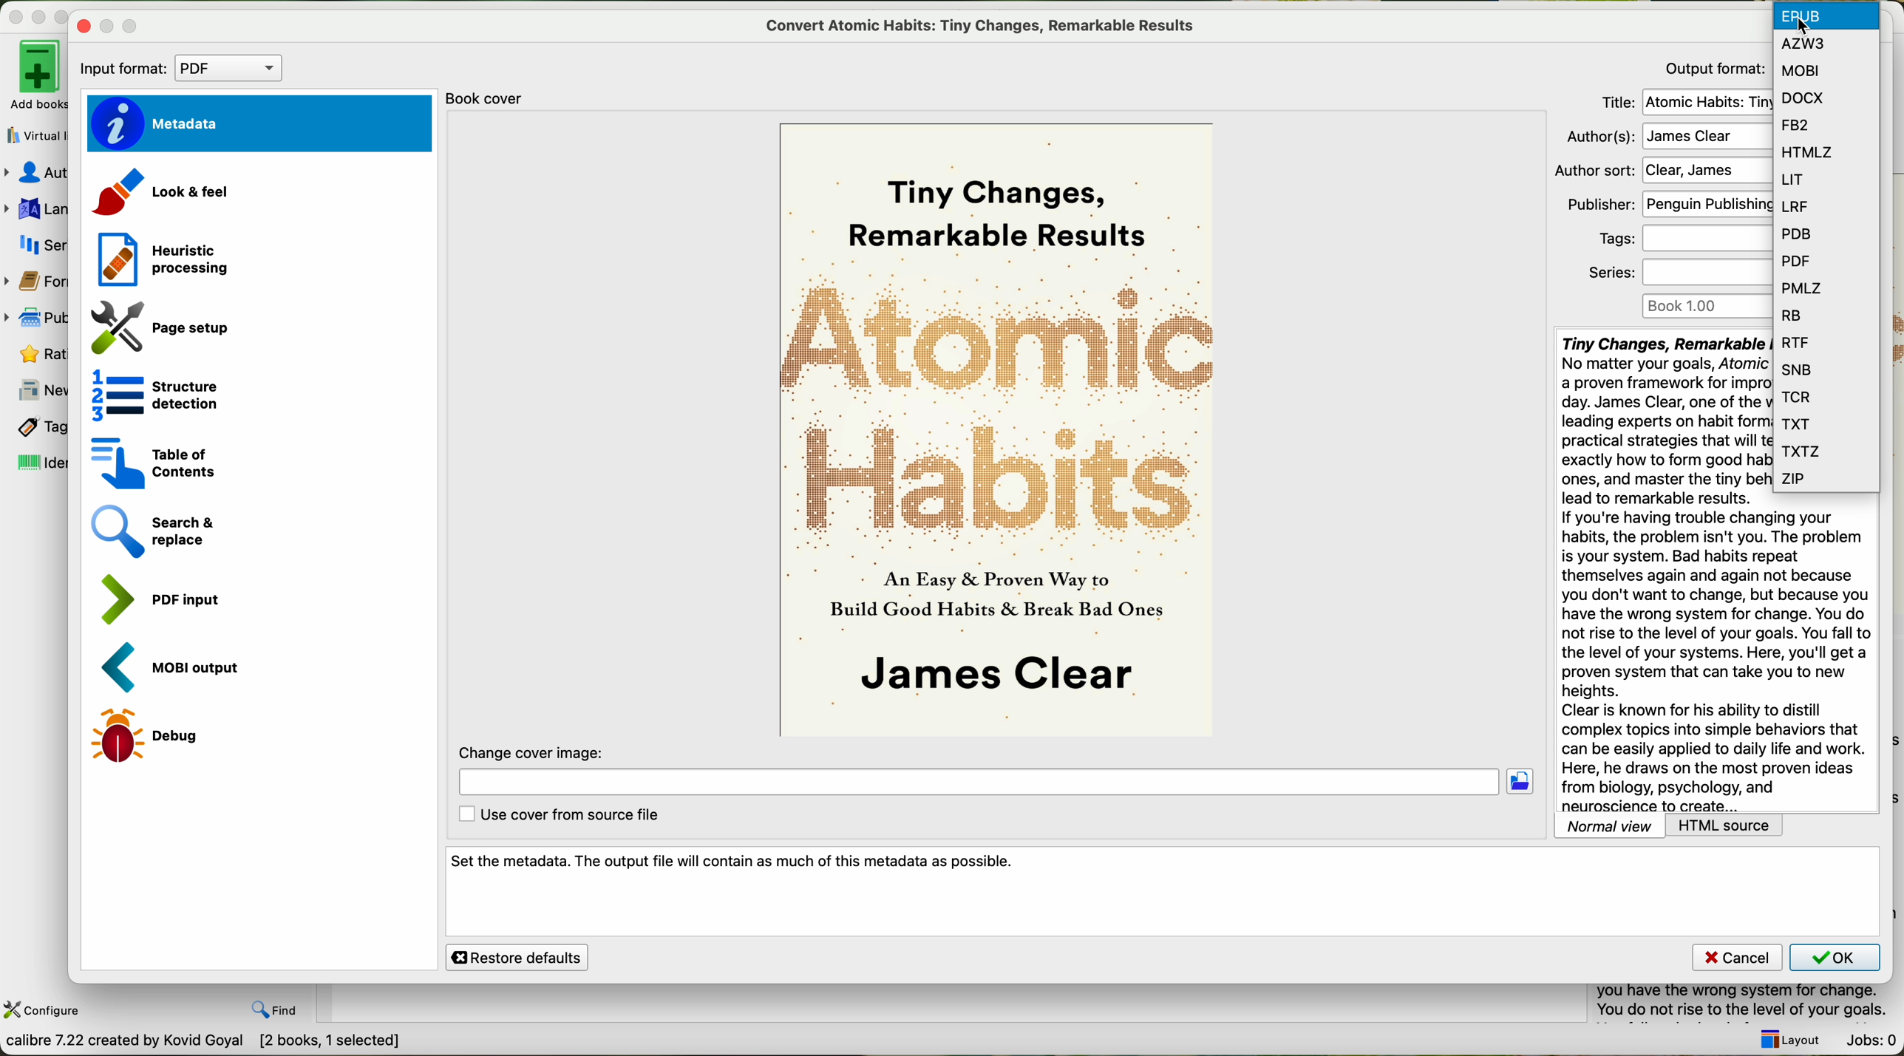 This screenshot has width=1904, height=1056. I want to click on RB, so click(1828, 312).